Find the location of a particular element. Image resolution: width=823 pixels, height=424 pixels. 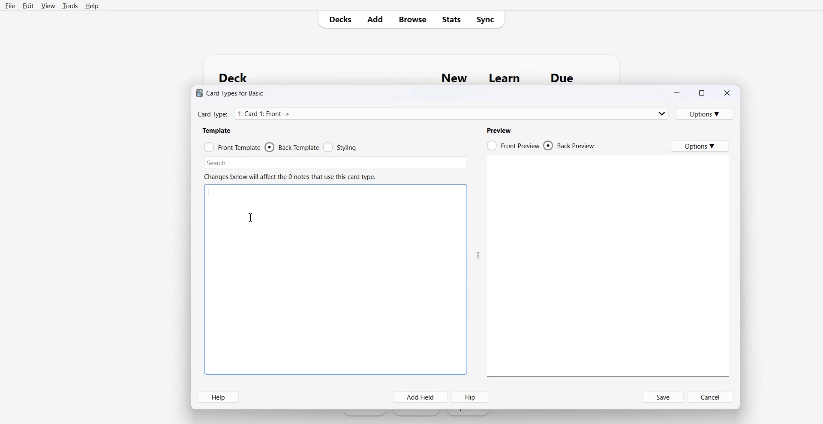

Options is located at coordinates (697, 146).